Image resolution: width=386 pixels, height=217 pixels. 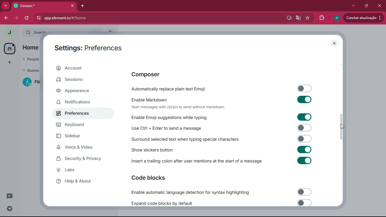 I want to click on google translate, so click(x=298, y=18).